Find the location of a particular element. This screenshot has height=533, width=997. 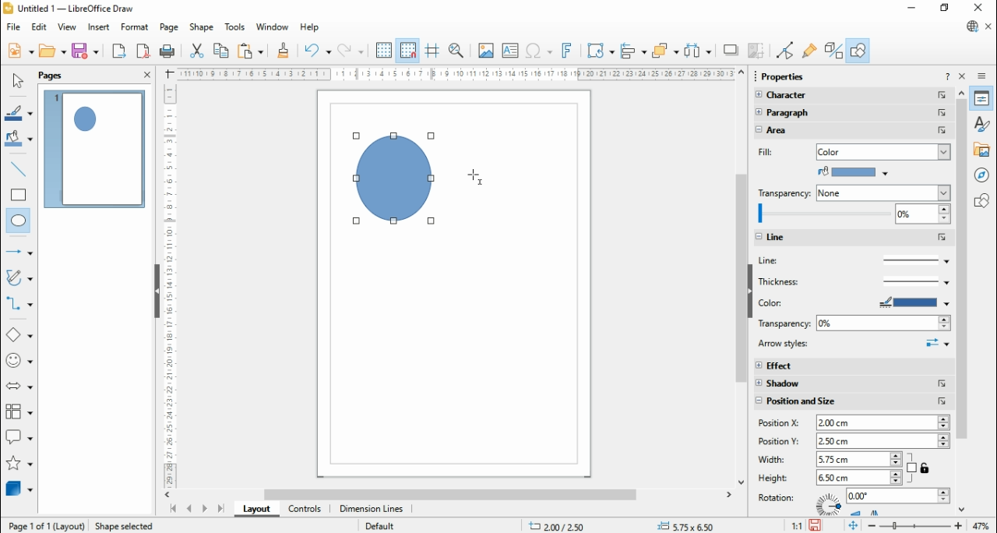

toggle extrusions is located at coordinates (833, 50).